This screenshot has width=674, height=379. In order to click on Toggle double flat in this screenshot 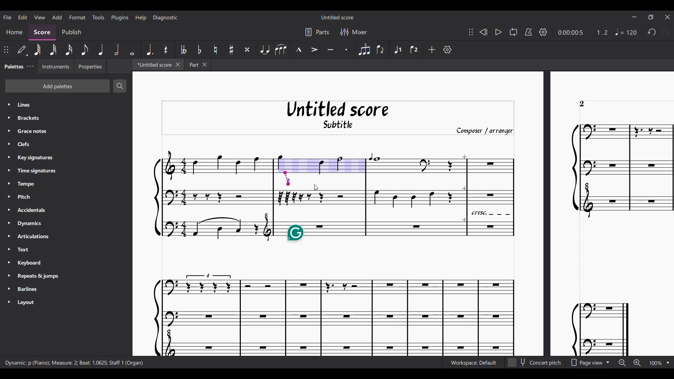, I will do `click(183, 49)`.